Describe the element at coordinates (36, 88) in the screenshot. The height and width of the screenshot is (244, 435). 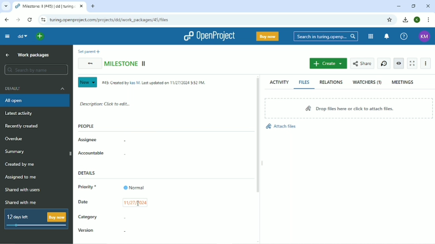
I see `Default` at that location.